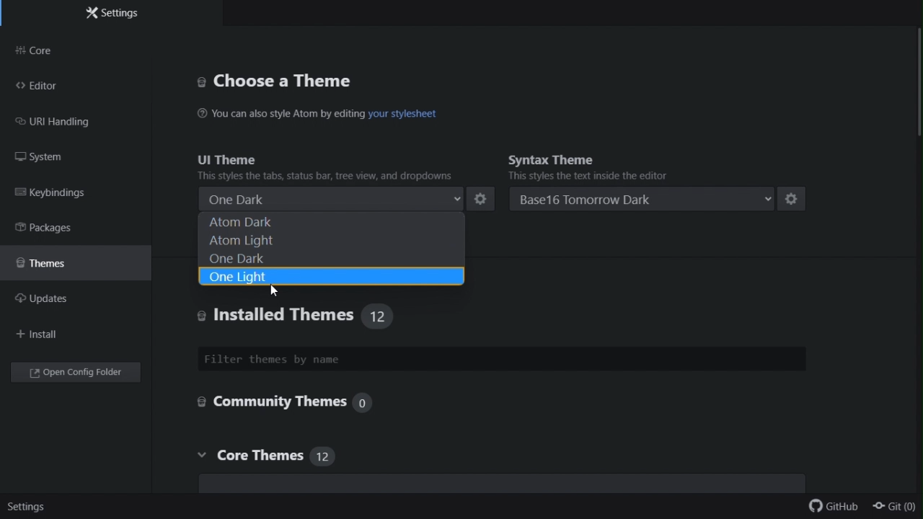 The height and width of the screenshot is (519, 923). What do you see at coordinates (895, 508) in the screenshot?
I see `git(0)` at bounding box center [895, 508].